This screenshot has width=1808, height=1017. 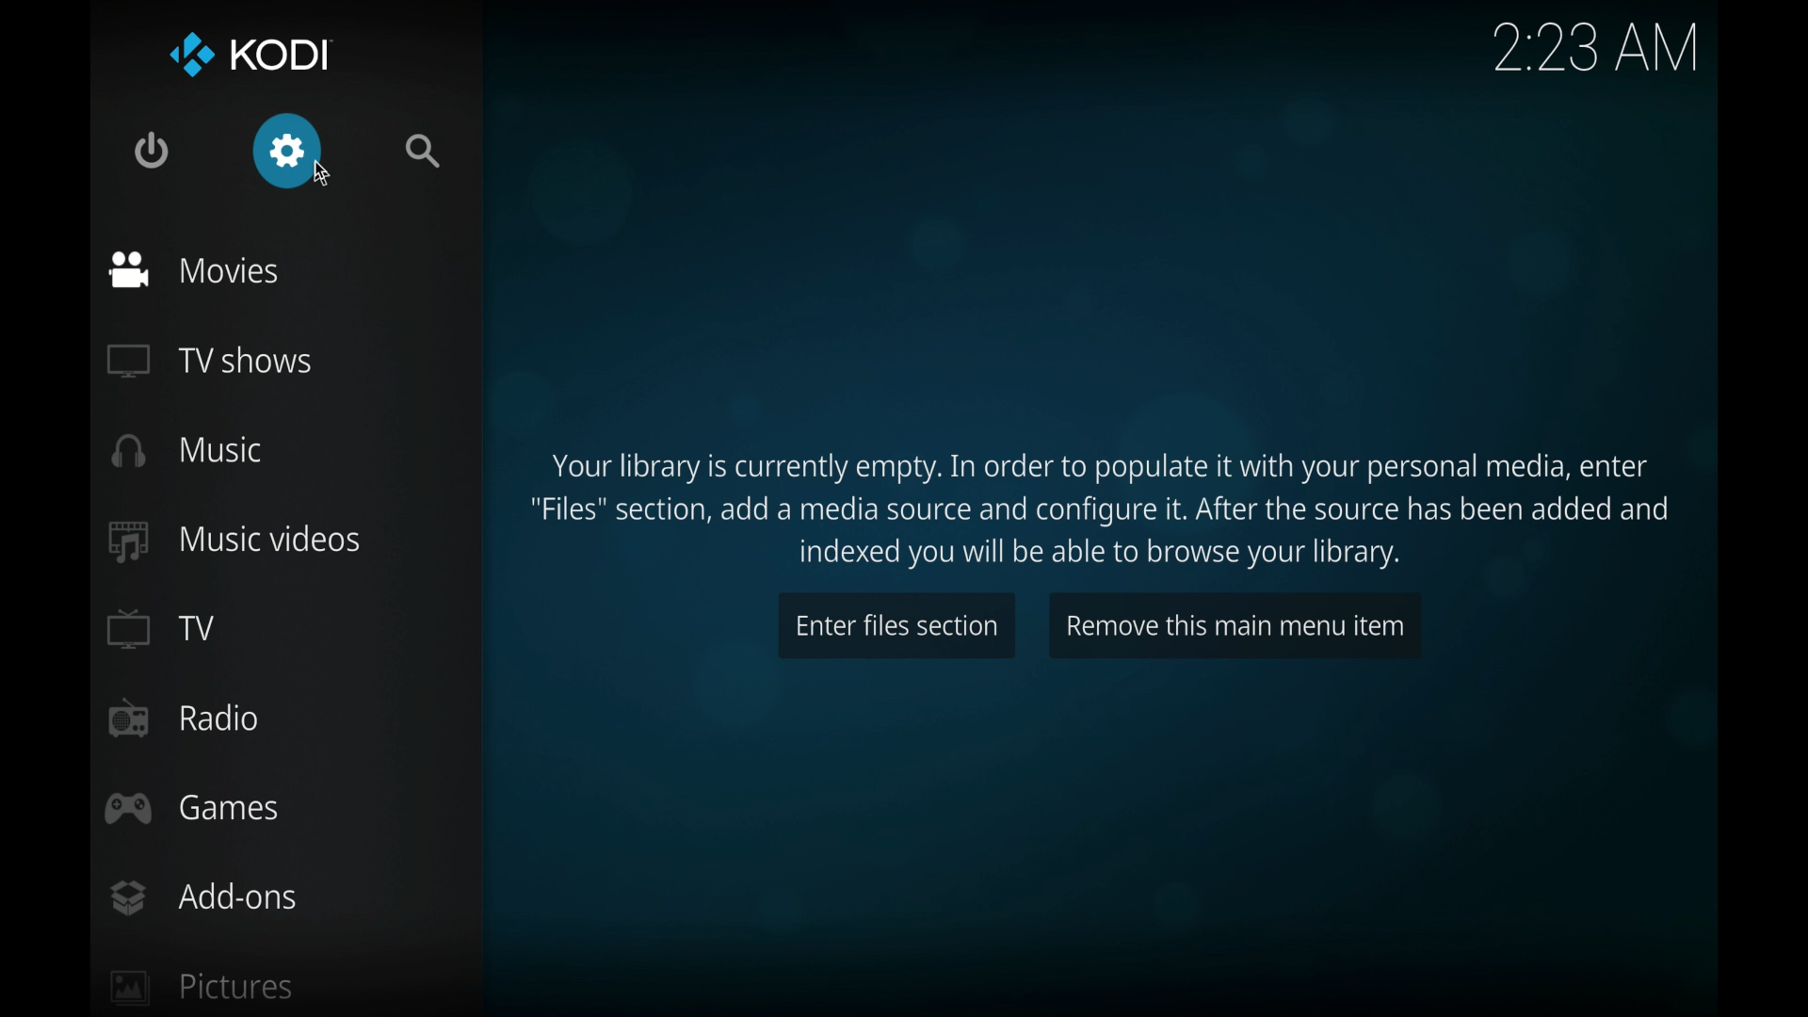 What do you see at coordinates (423, 152) in the screenshot?
I see `search` at bounding box center [423, 152].